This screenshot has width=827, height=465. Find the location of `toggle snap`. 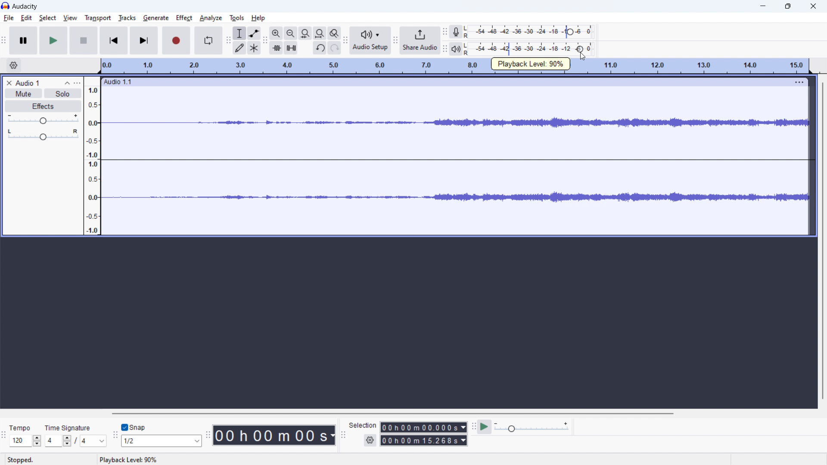

toggle snap is located at coordinates (134, 428).